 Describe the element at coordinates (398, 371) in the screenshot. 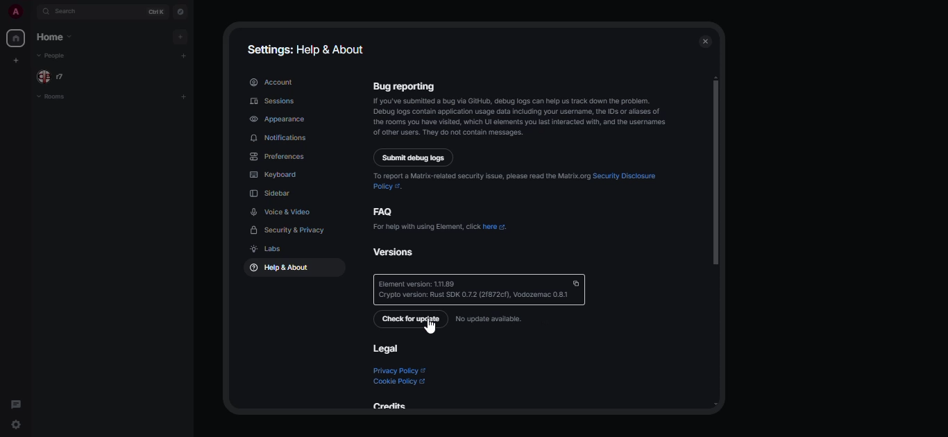

I see `privacy policy` at that location.